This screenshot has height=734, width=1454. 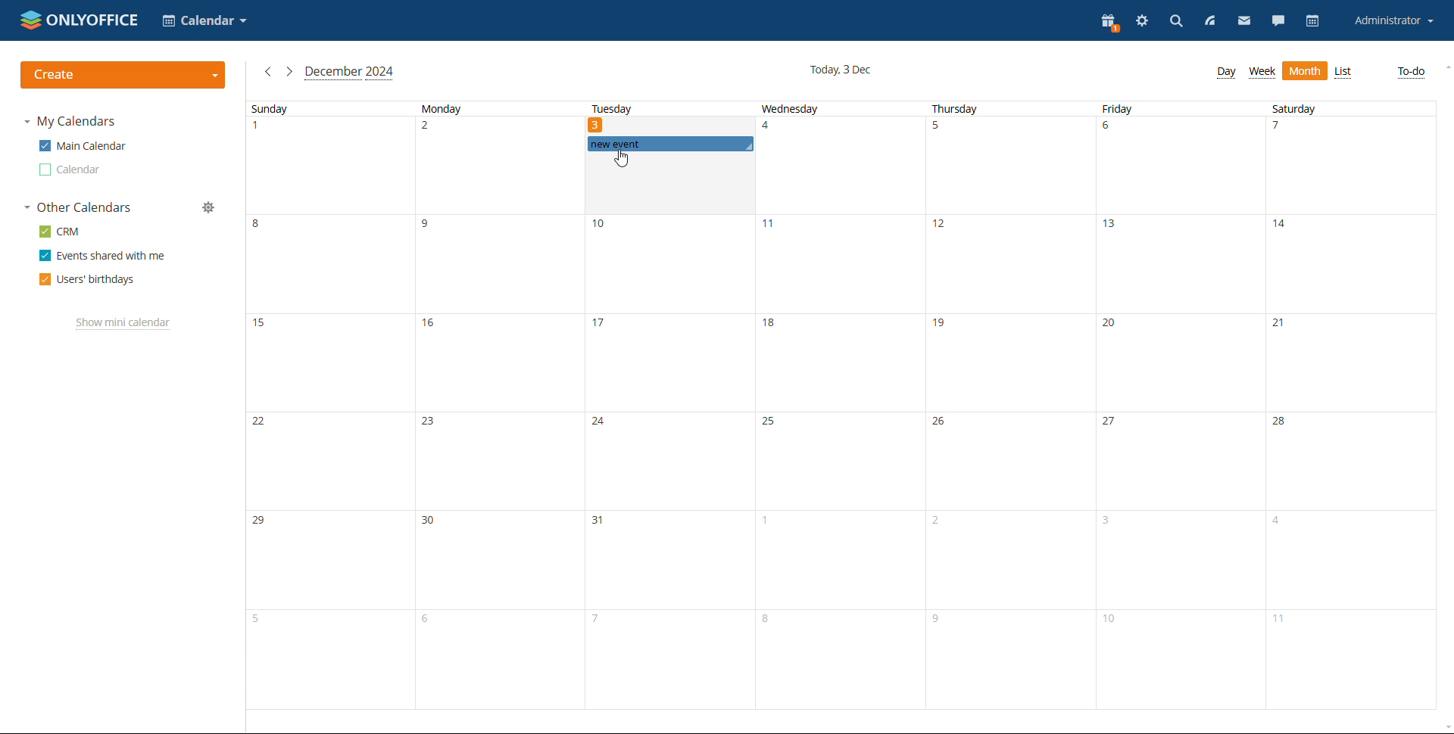 What do you see at coordinates (1349, 406) in the screenshot?
I see `saturday` at bounding box center [1349, 406].